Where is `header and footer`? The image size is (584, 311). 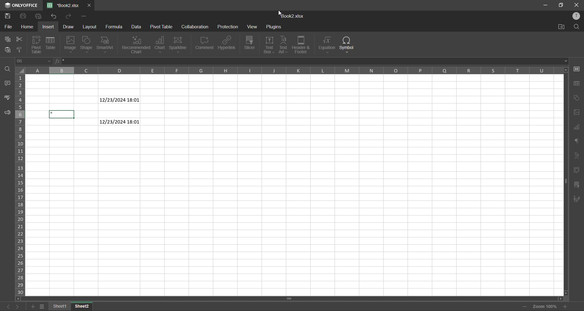
header and footer is located at coordinates (304, 45).